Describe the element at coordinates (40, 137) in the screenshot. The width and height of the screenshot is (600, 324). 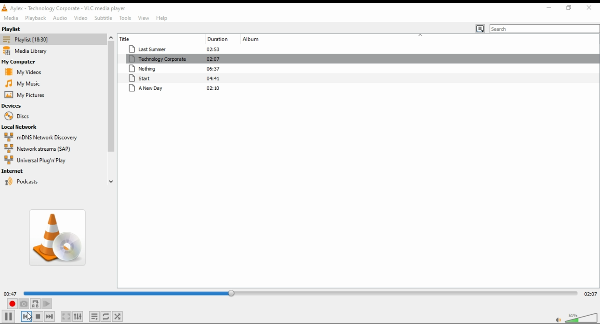
I see `mDNS network discovery` at that location.